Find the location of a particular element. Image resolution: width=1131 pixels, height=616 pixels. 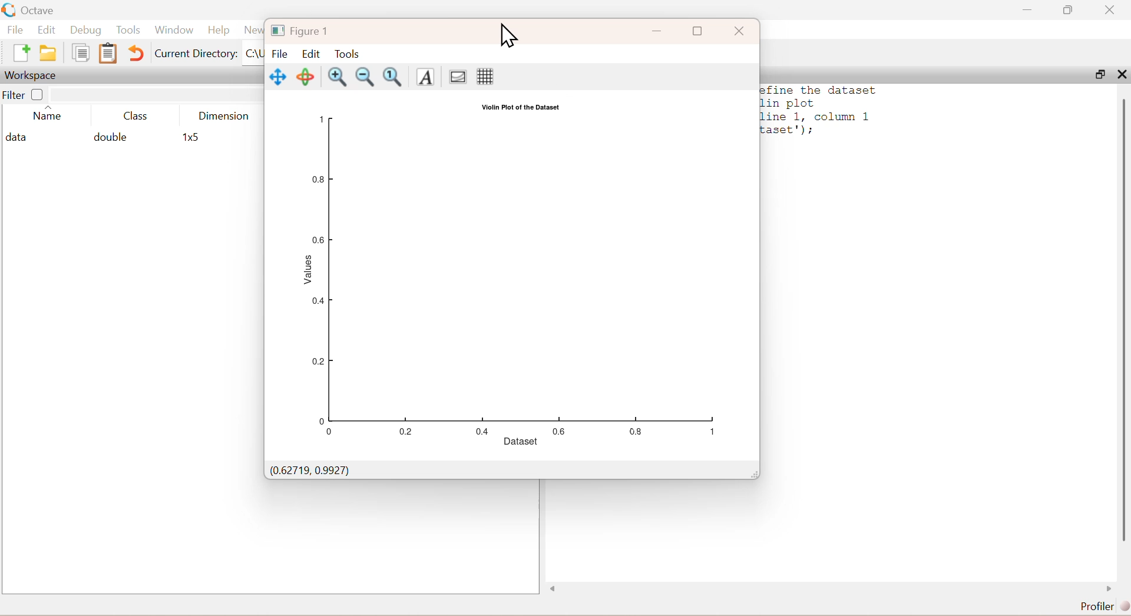

double is located at coordinates (109, 137).